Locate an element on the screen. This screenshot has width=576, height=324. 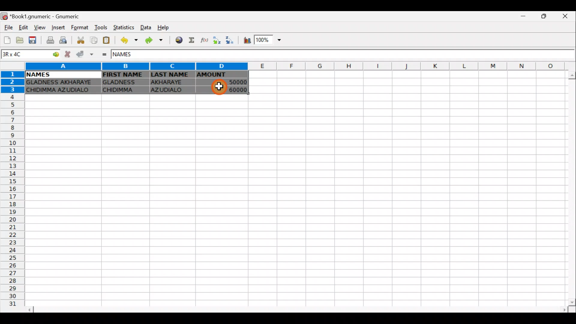
Minimize is located at coordinates (523, 18).